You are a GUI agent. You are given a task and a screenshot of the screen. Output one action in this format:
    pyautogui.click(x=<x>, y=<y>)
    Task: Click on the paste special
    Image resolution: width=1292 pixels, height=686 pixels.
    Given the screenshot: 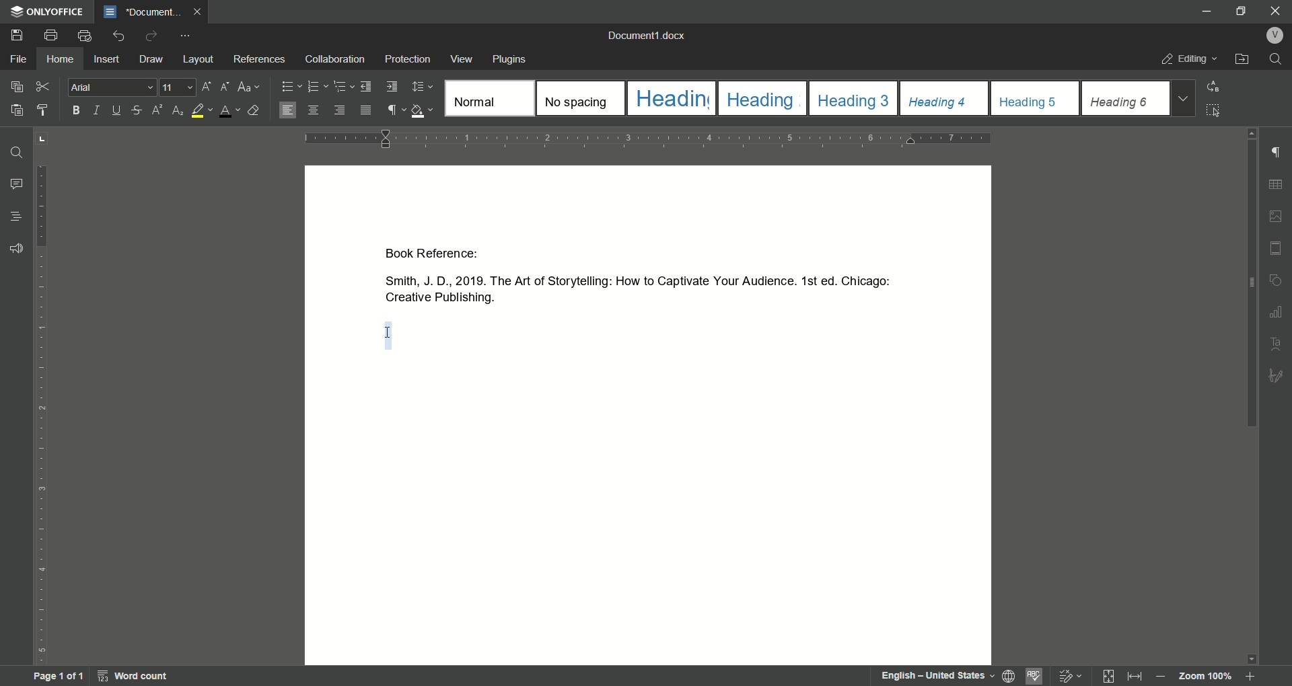 What is the action you would take?
    pyautogui.click(x=17, y=85)
    